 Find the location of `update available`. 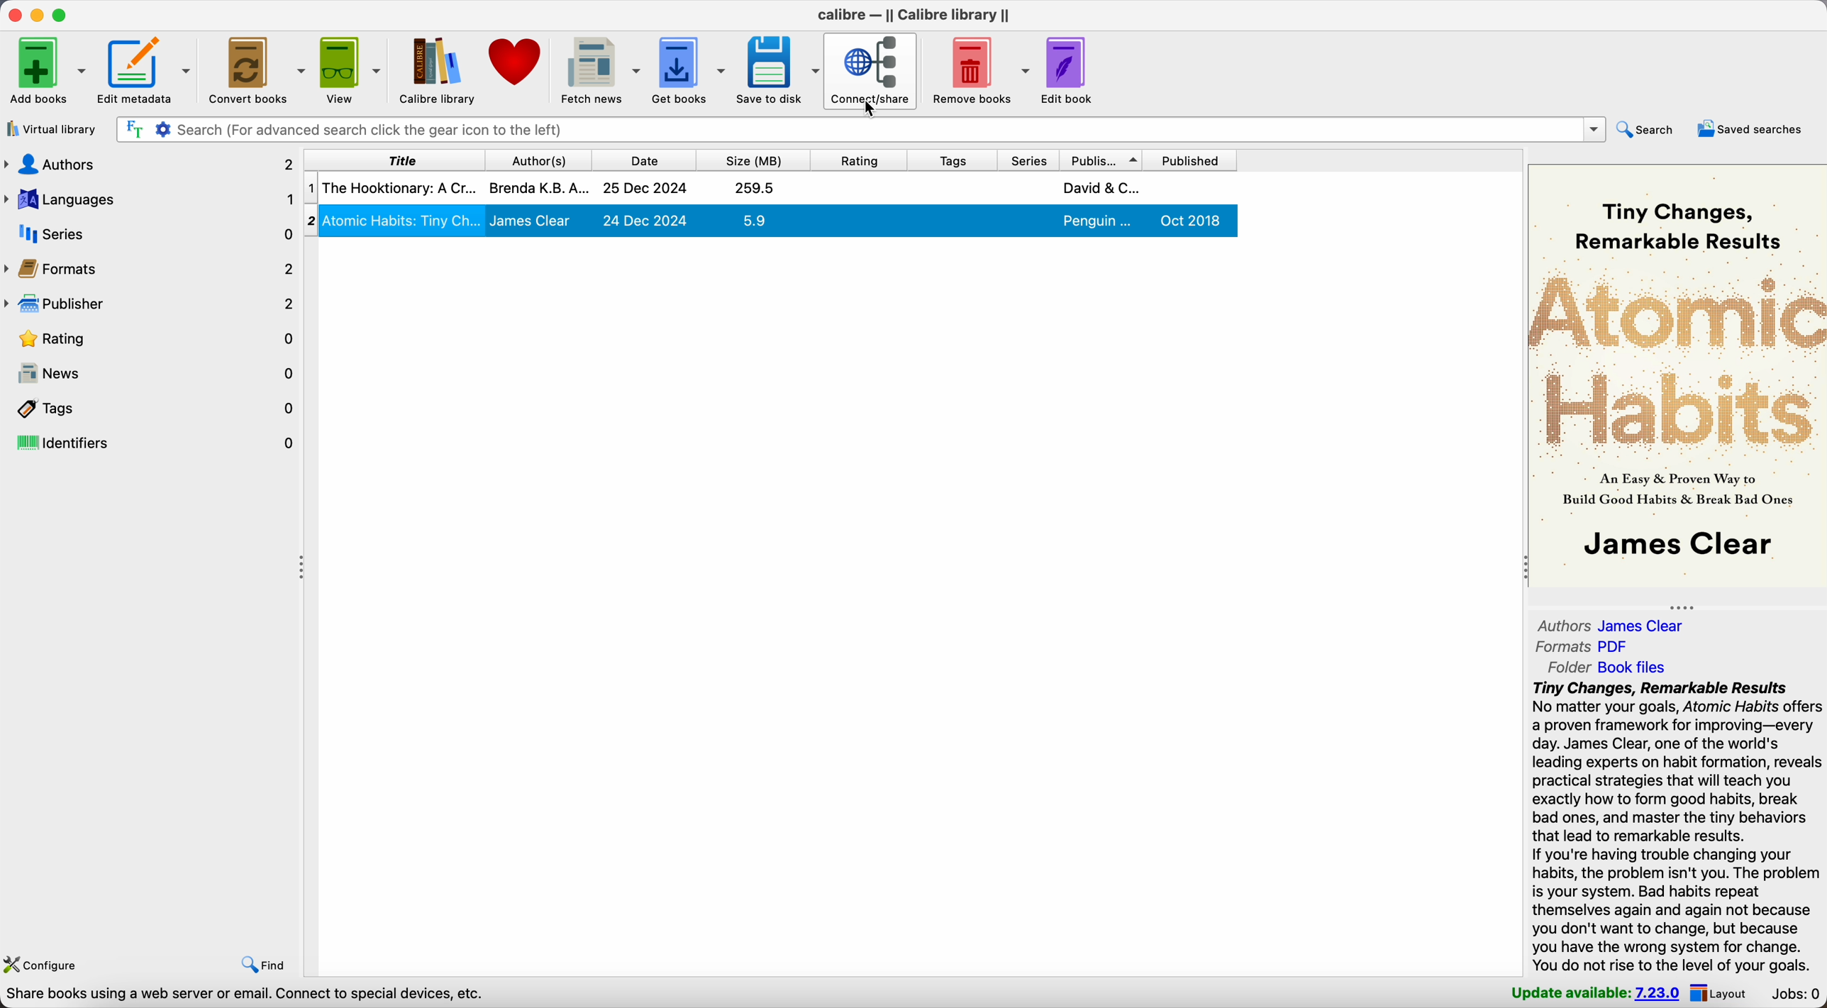

update available is located at coordinates (1596, 994).